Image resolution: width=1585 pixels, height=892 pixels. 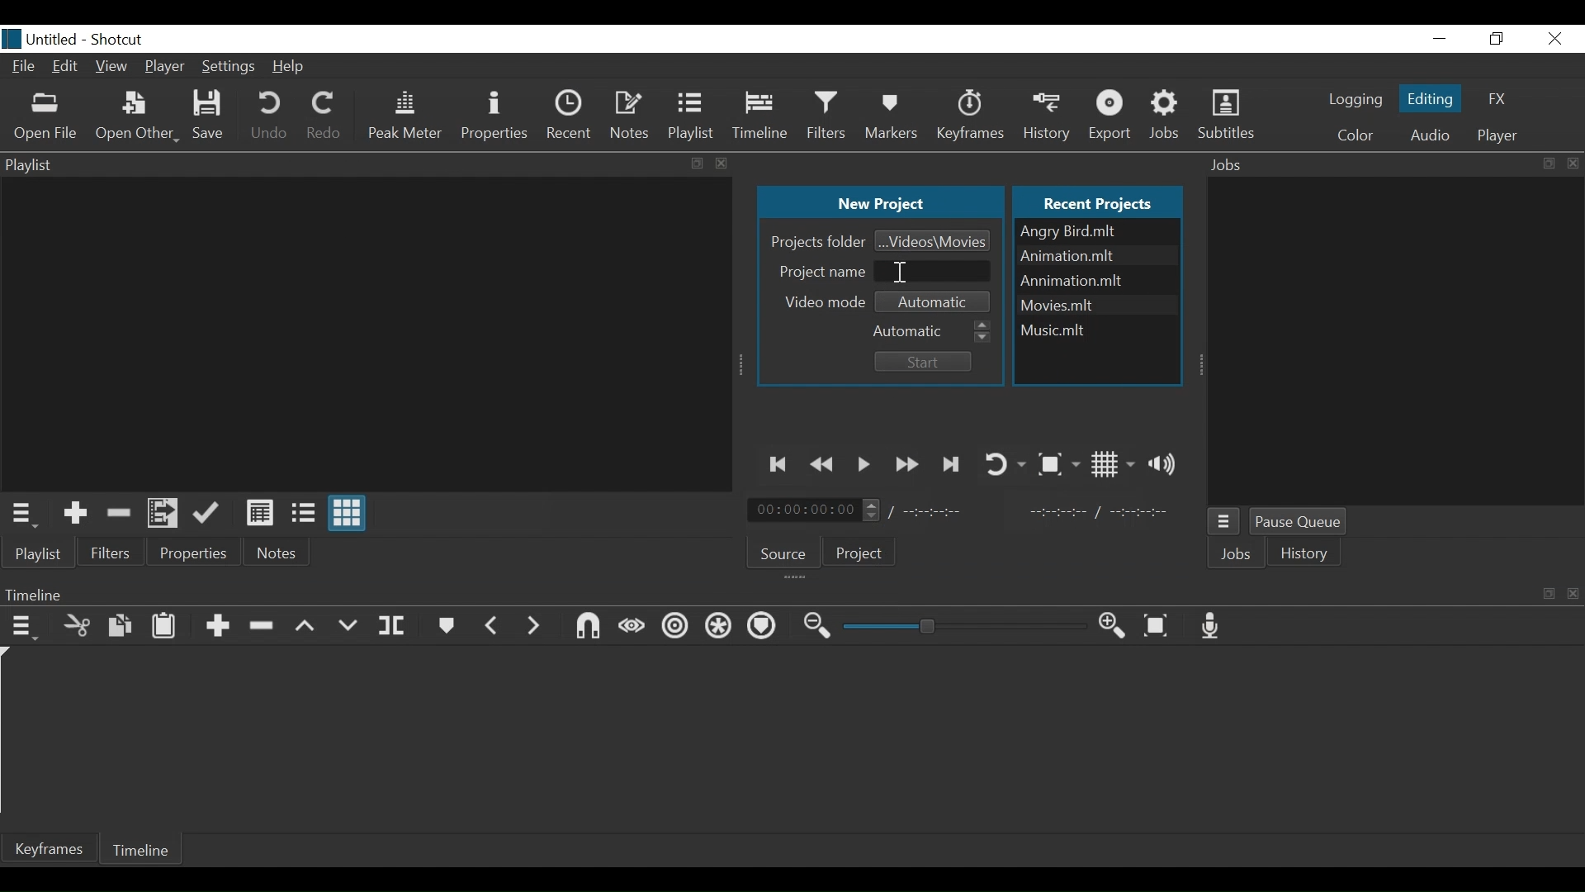 What do you see at coordinates (75, 513) in the screenshot?
I see `Add the Source to the playlist` at bounding box center [75, 513].